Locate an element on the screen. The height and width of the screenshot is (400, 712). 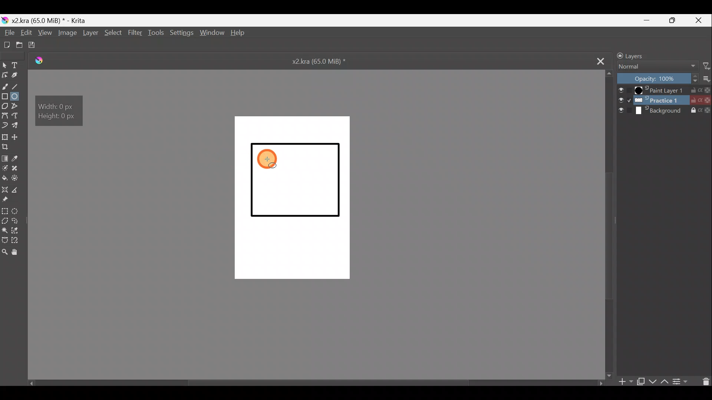
Fill a contiguous area of colour with colour/fill a selection is located at coordinates (4, 178).